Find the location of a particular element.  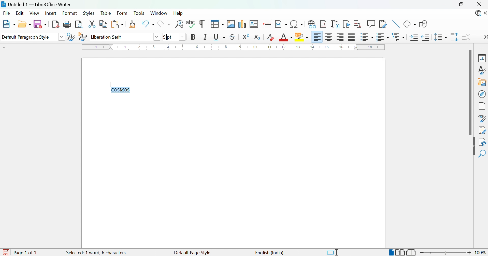

Book view is located at coordinates (411, 253).